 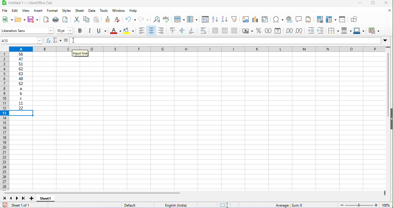 I want to click on format as percent, so click(x=259, y=31).